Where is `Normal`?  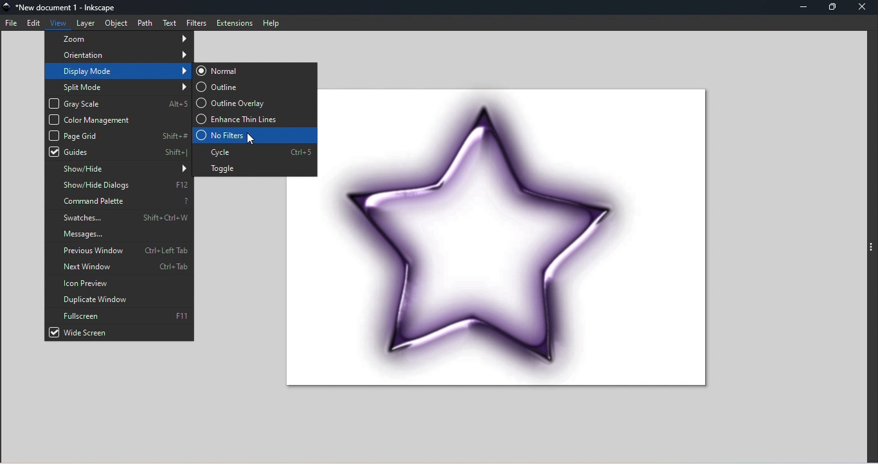
Normal is located at coordinates (255, 70).